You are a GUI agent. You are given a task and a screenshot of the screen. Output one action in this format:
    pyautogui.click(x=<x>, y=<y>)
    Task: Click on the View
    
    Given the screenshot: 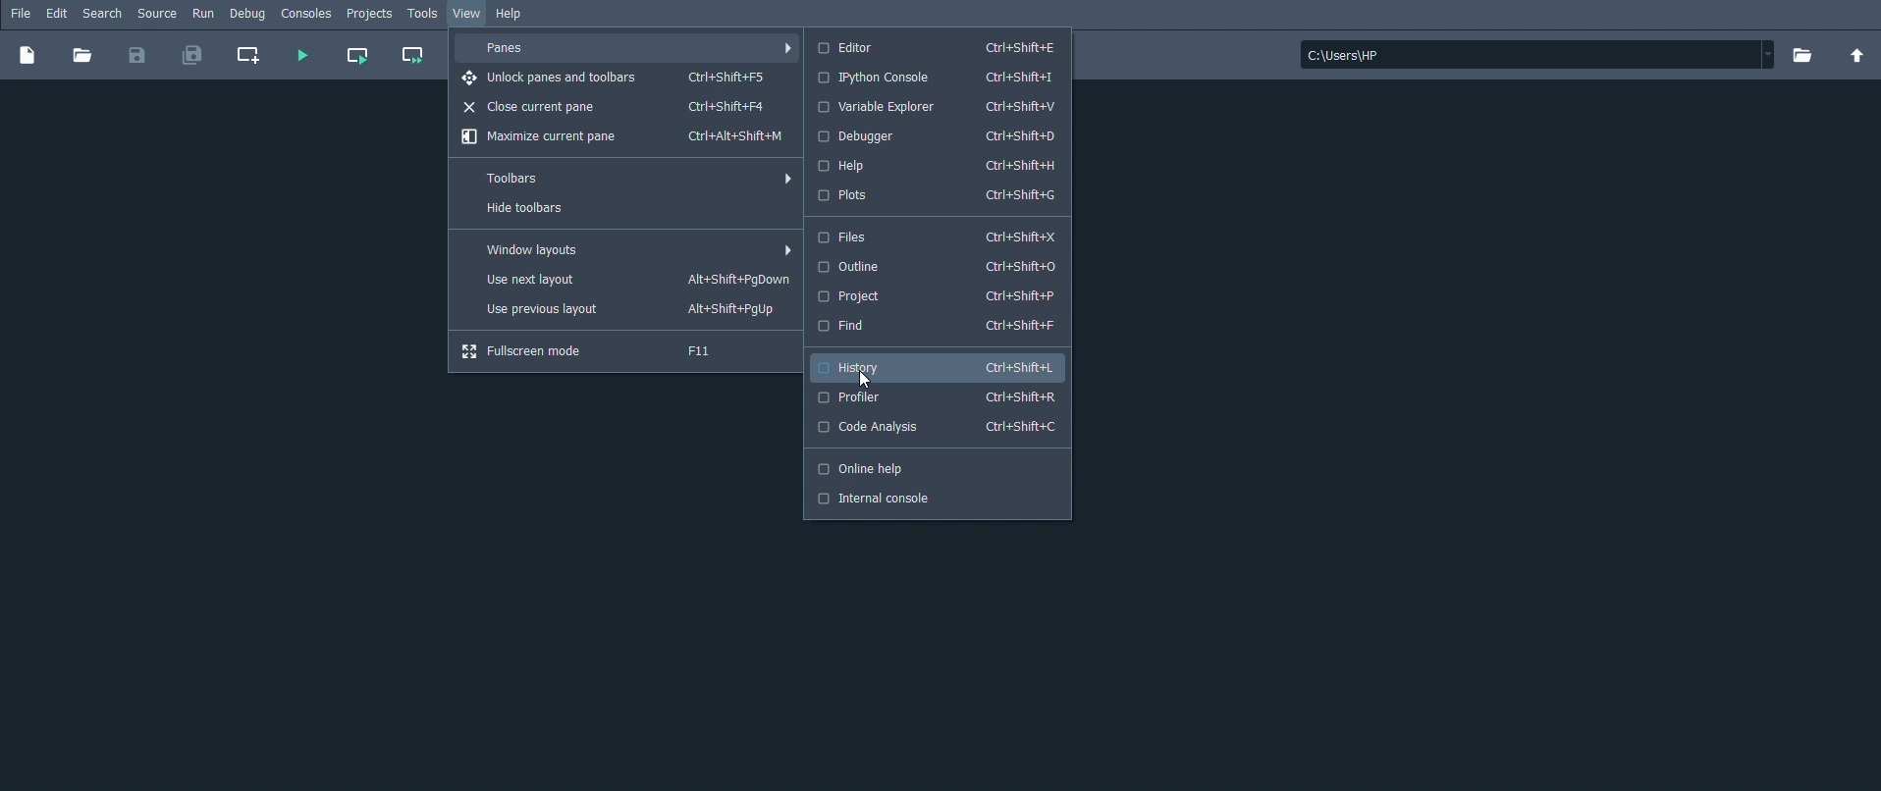 What is the action you would take?
    pyautogui.click(x=466, y=13)
    